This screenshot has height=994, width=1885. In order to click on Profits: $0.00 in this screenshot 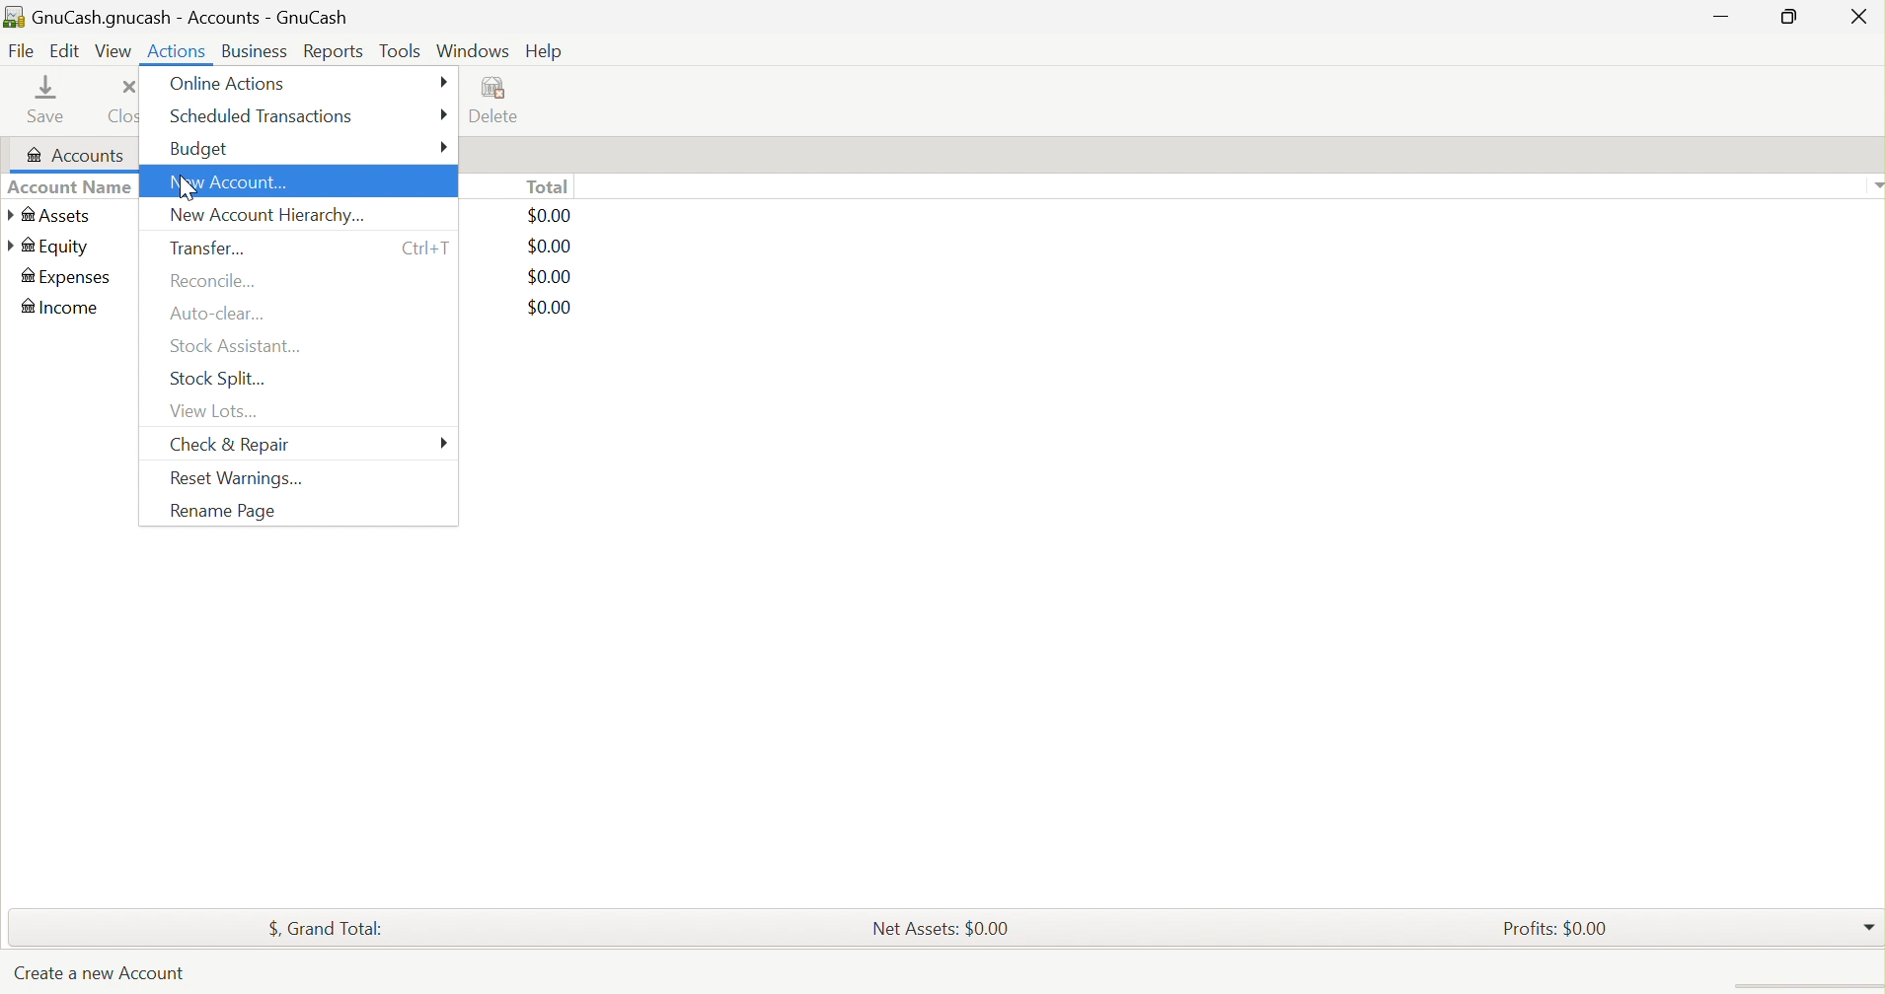, I will do `click(1559, 927)`.